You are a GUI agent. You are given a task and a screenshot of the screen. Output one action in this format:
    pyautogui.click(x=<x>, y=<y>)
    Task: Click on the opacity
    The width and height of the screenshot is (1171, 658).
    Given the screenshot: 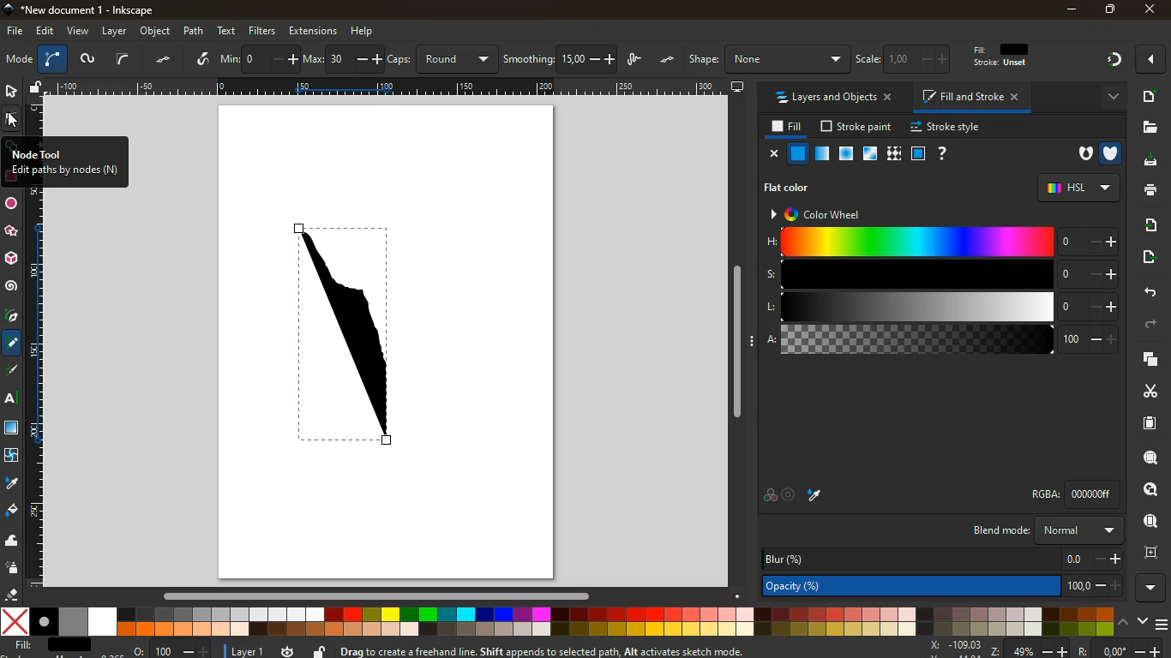 What is the action you would take?
    pyautogui.click(x=945, y=584)
    